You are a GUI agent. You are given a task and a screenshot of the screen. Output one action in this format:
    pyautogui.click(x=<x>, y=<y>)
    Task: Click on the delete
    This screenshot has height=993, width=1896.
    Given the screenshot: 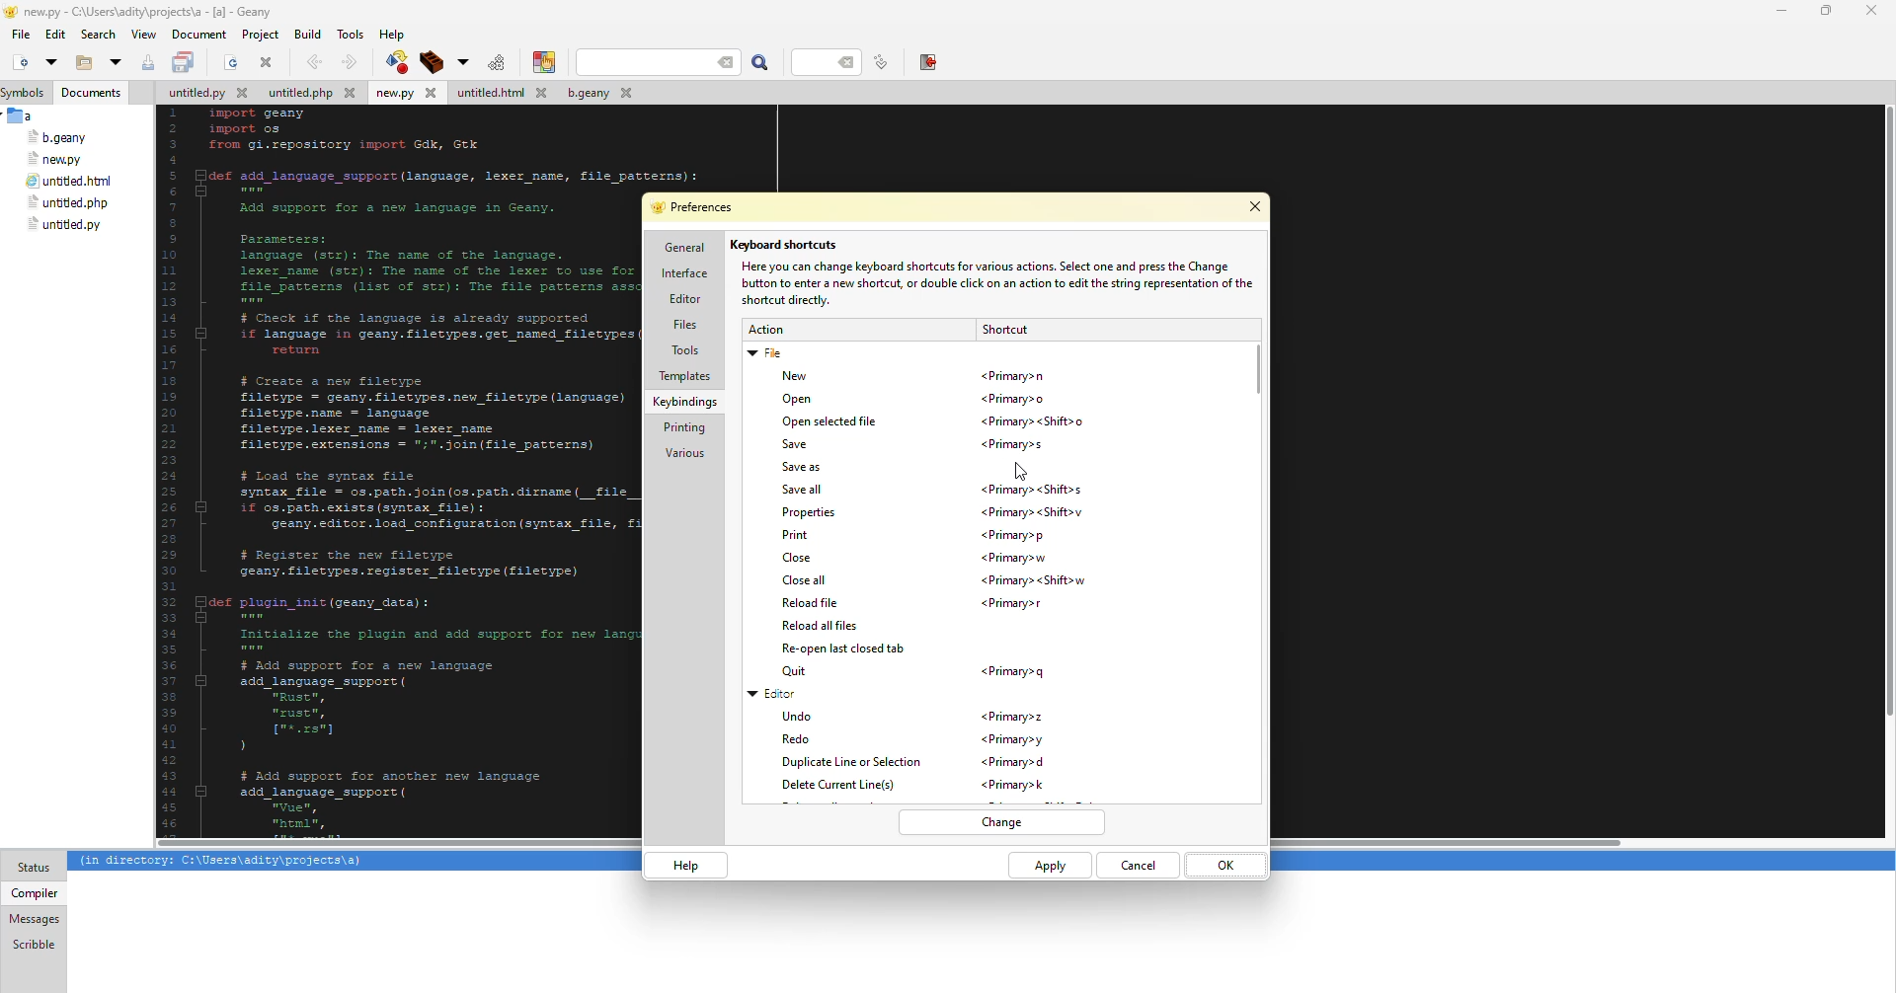 What is the action you would take?
    pyautogui.click(x=845, y=785)
    